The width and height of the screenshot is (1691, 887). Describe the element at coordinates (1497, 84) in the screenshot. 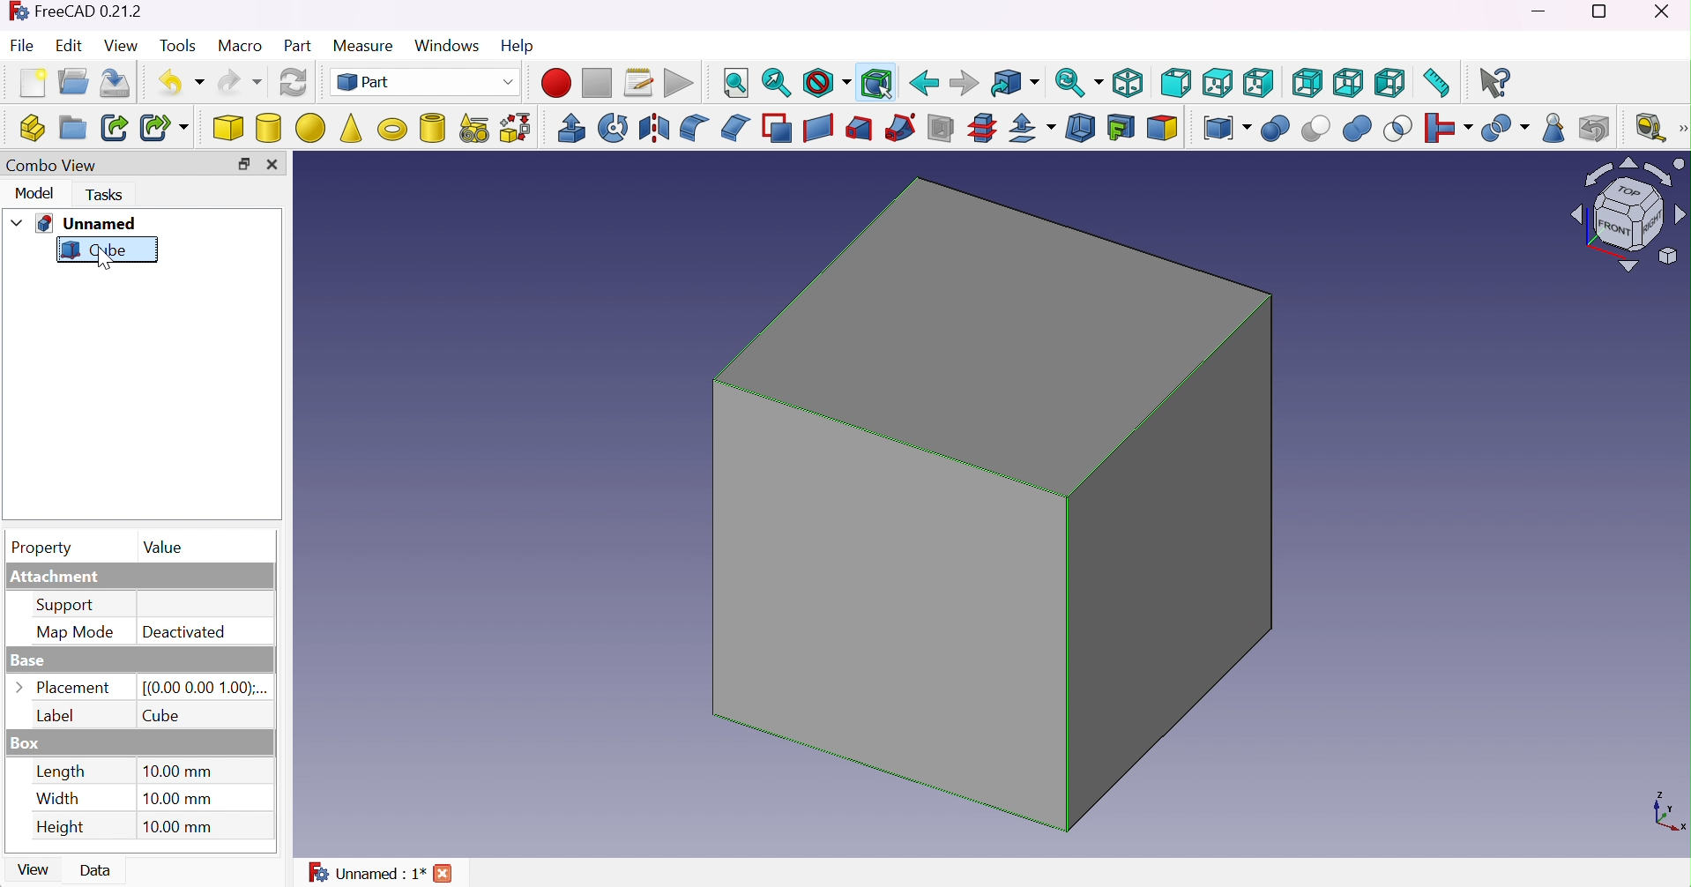

I see `What's this?` at that location.